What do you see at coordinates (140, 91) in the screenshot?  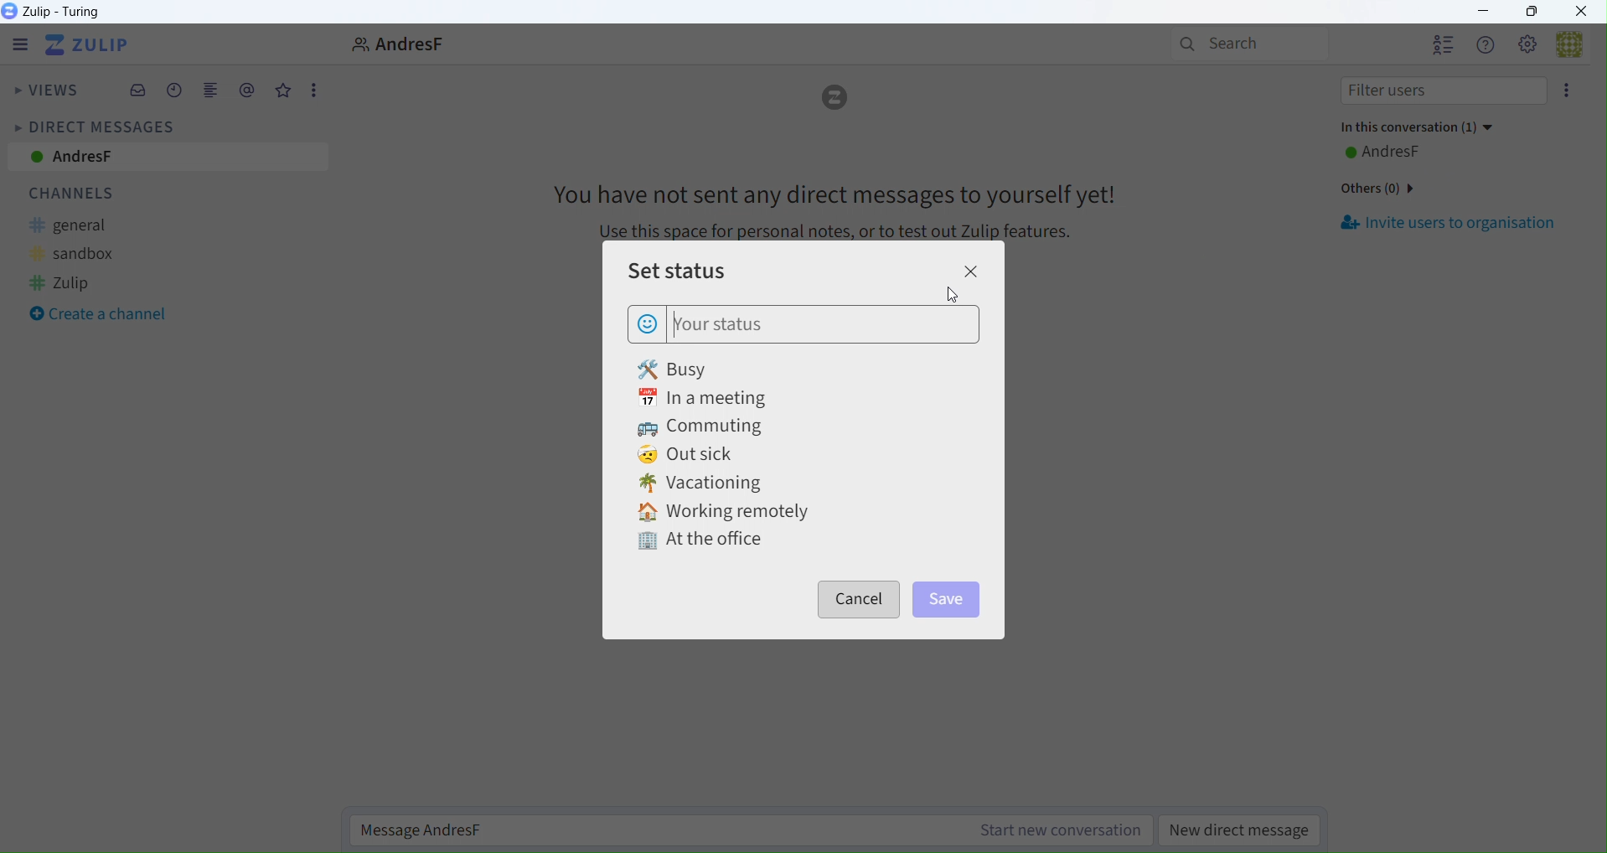 I see `Inbox` at bounding box center [140, 91].